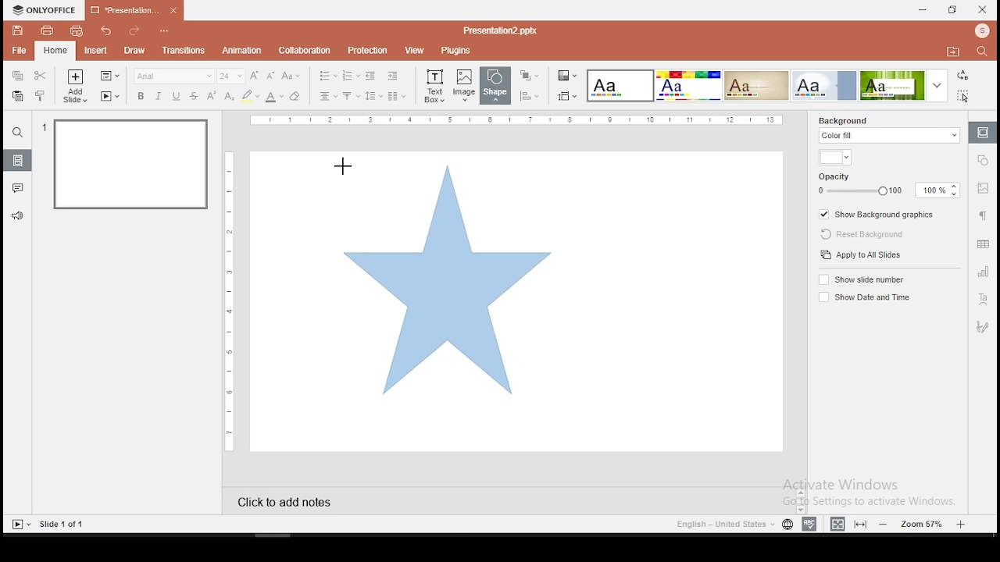 The width and height of the screenshot is (1000, 562). Describe the element at coordinates (862, 254) in the screenshot. I see `apply to all slides` at that location.